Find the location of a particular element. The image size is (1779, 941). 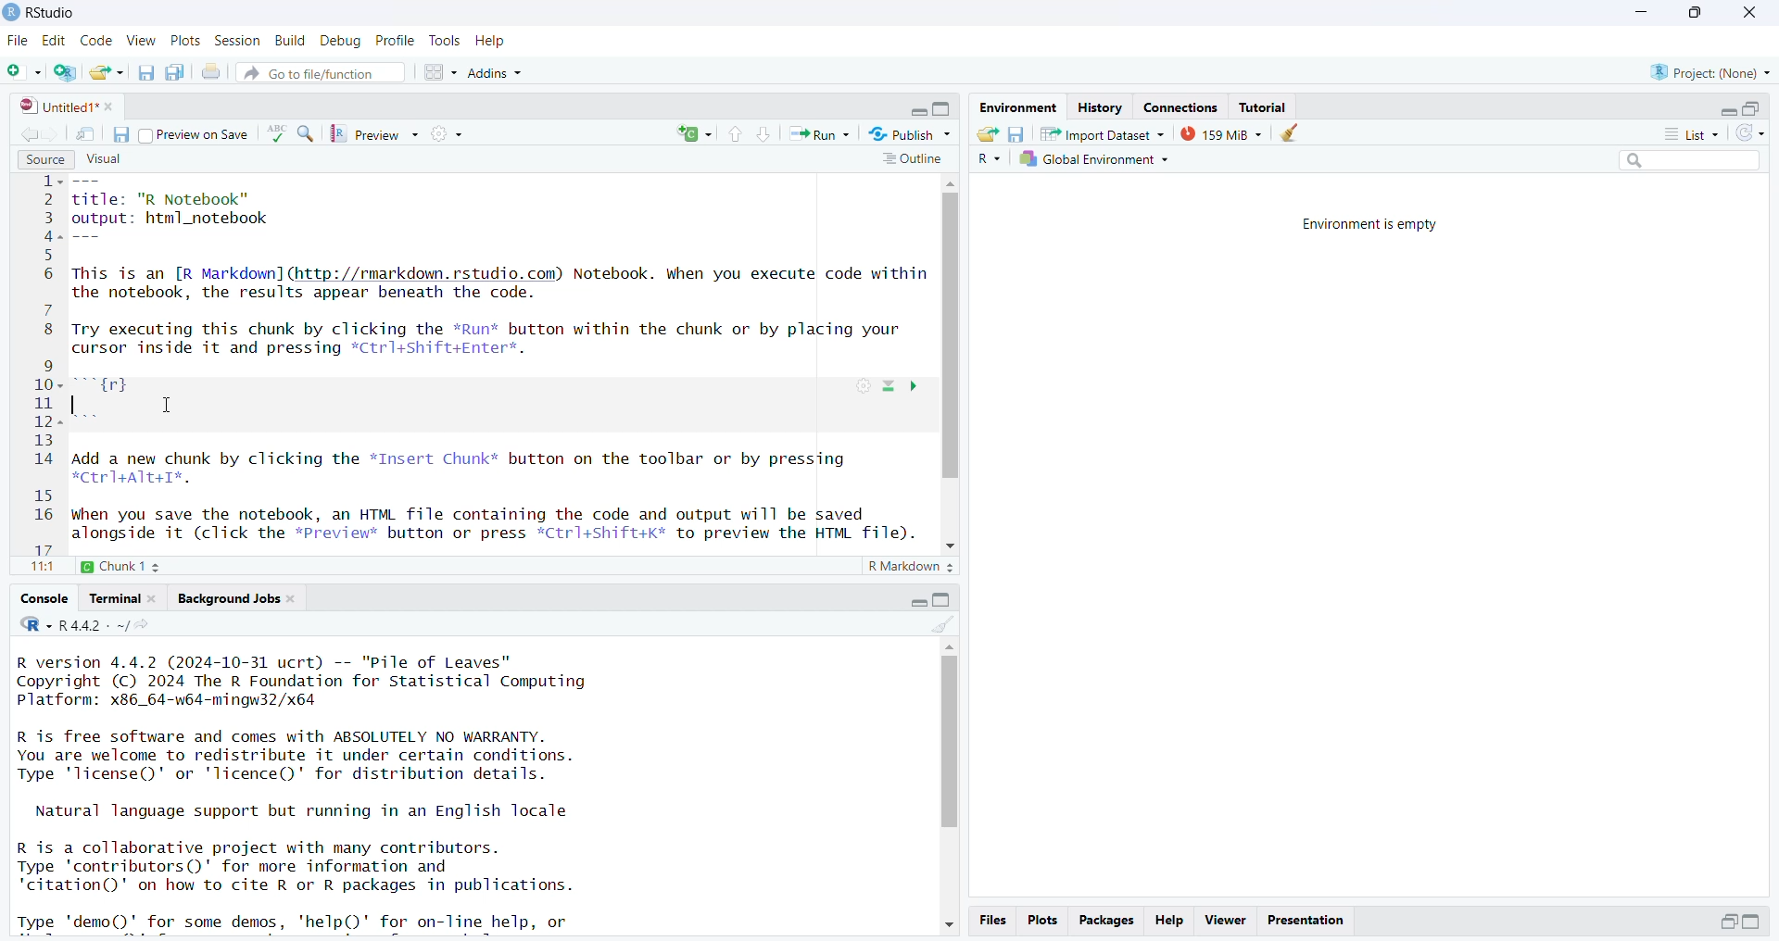

collapse is located at coordinates (943, 599).